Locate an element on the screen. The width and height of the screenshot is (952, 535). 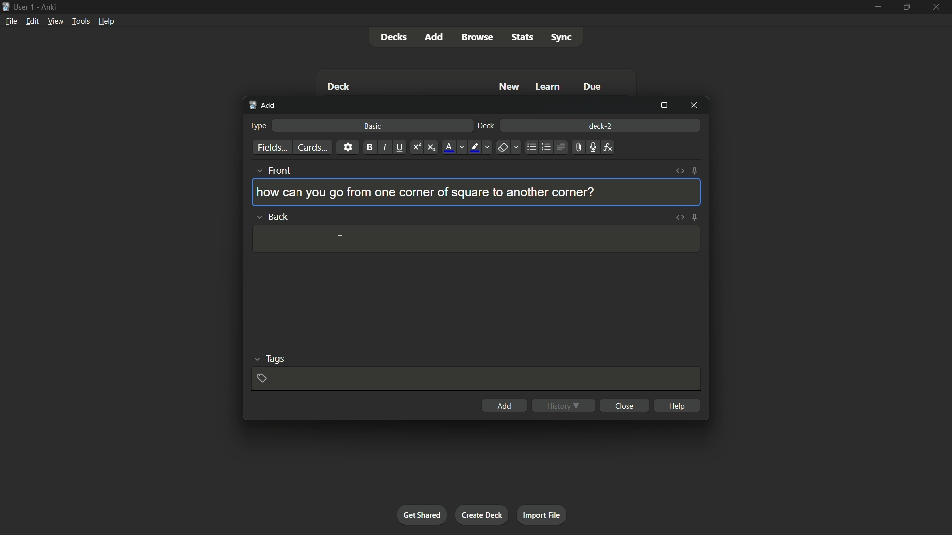
toggle html editor is located at coordinates (682, 170).